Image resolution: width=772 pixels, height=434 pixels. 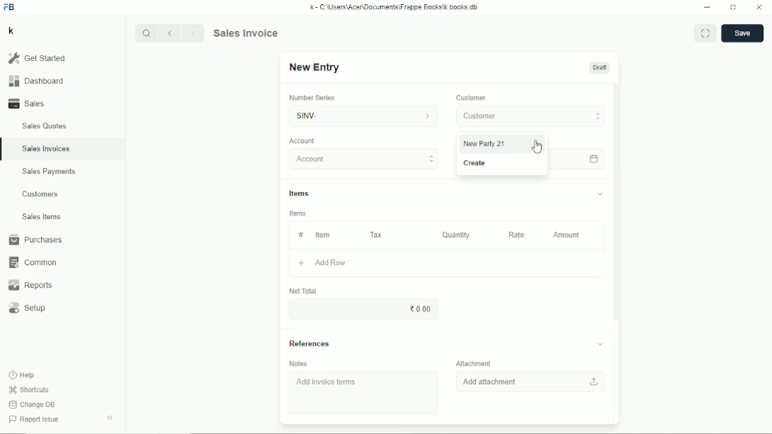 What do you see at coordinates (537, 146) in the screenshot?
I see `Cursor` at bounding box center [537, 146].